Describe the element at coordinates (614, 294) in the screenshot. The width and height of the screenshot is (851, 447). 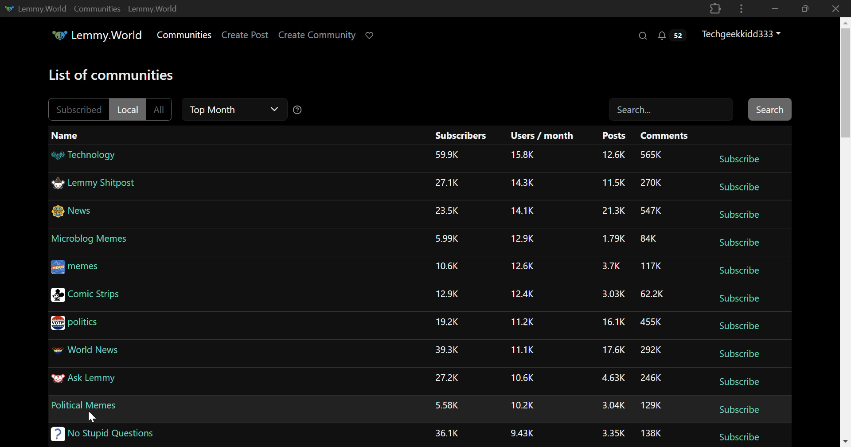
I see `Amount` at that location.